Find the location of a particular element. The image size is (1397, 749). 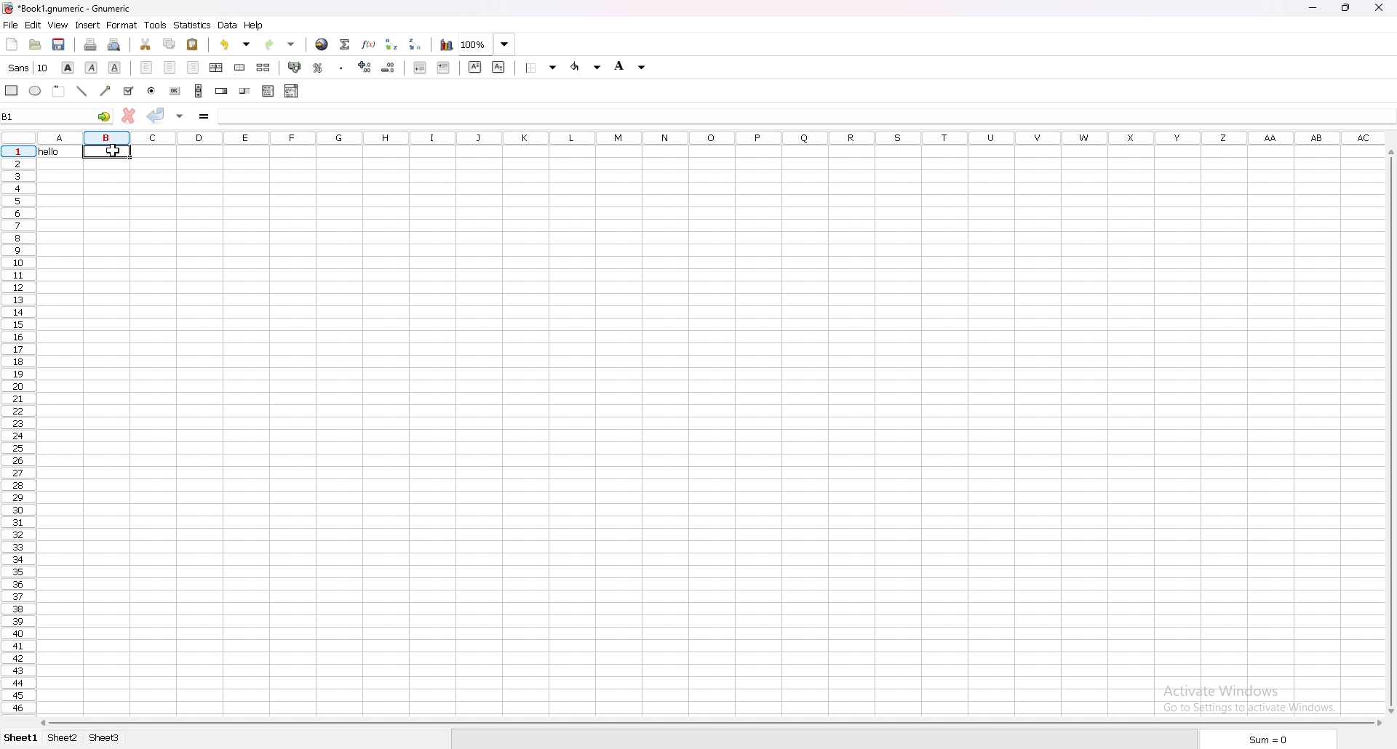

scroll bar is located at coordinates (1390, 433).